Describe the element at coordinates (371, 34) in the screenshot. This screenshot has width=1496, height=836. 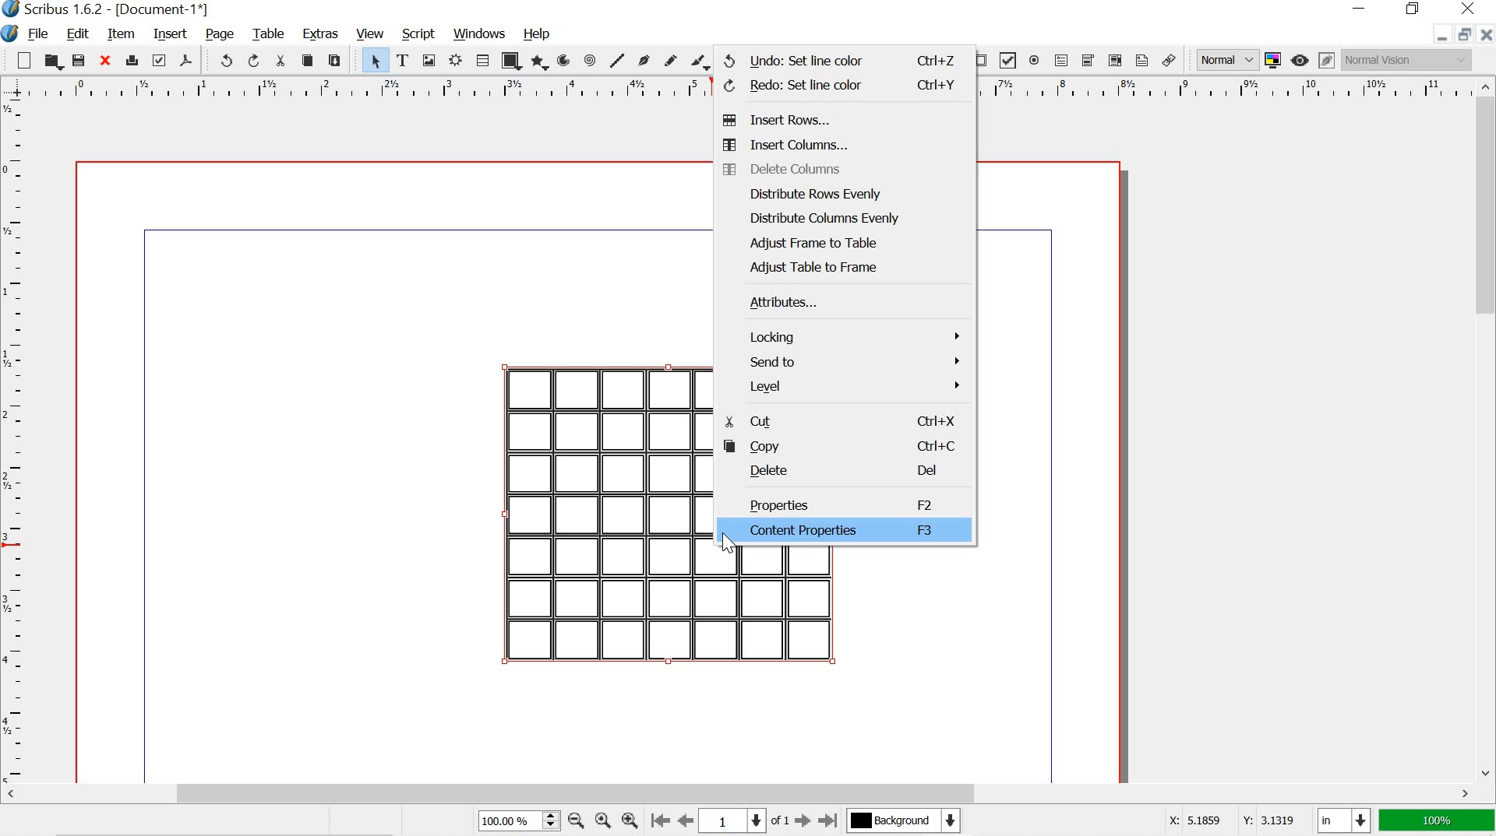
I see `view` at that location.